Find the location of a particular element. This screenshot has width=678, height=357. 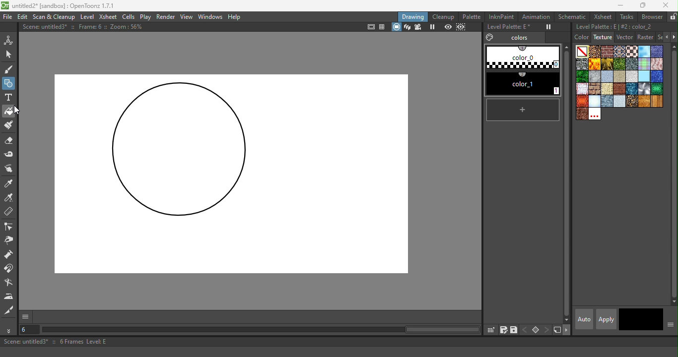

File is located at coordinates (8, 17).